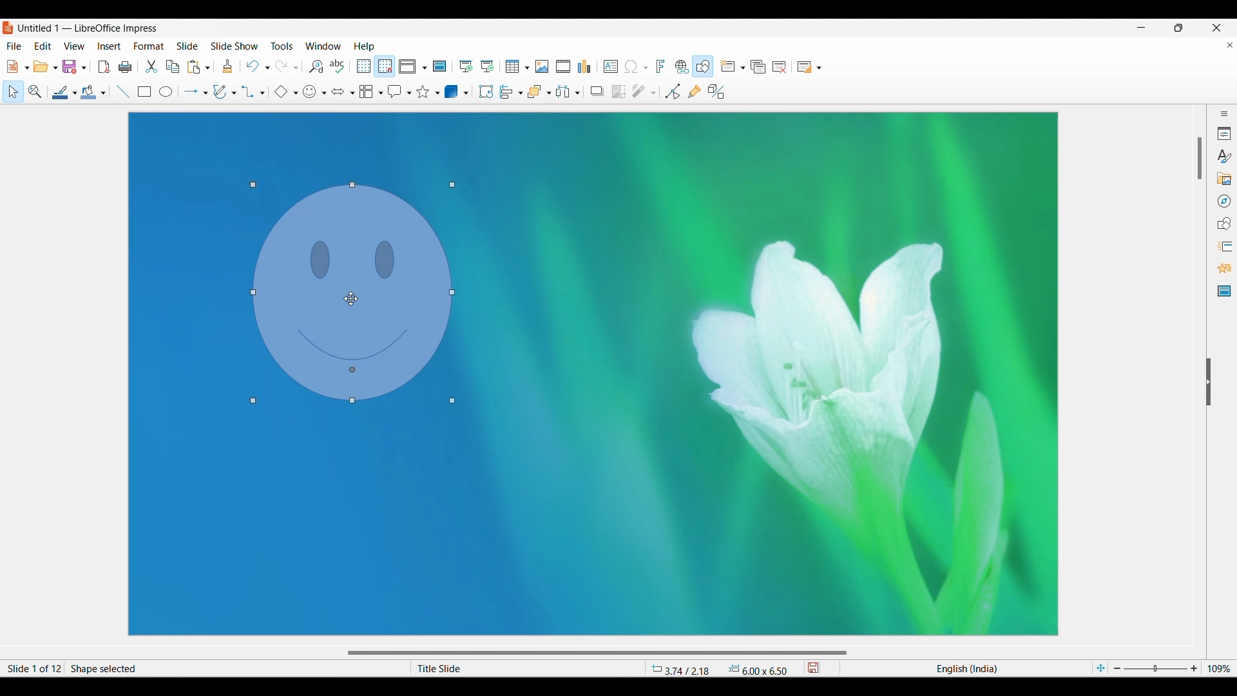 The image size is (1237, 696). What do you see at coordinates (41, 66) in the screenshot?
I see `Open` at bounding box center [41, 66].